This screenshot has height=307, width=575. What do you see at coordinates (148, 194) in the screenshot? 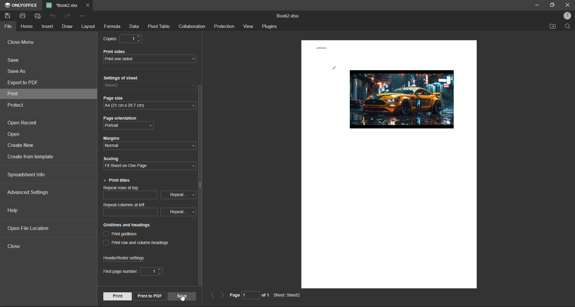
I see `repeat columns at top` at bounding box center [148, 194].